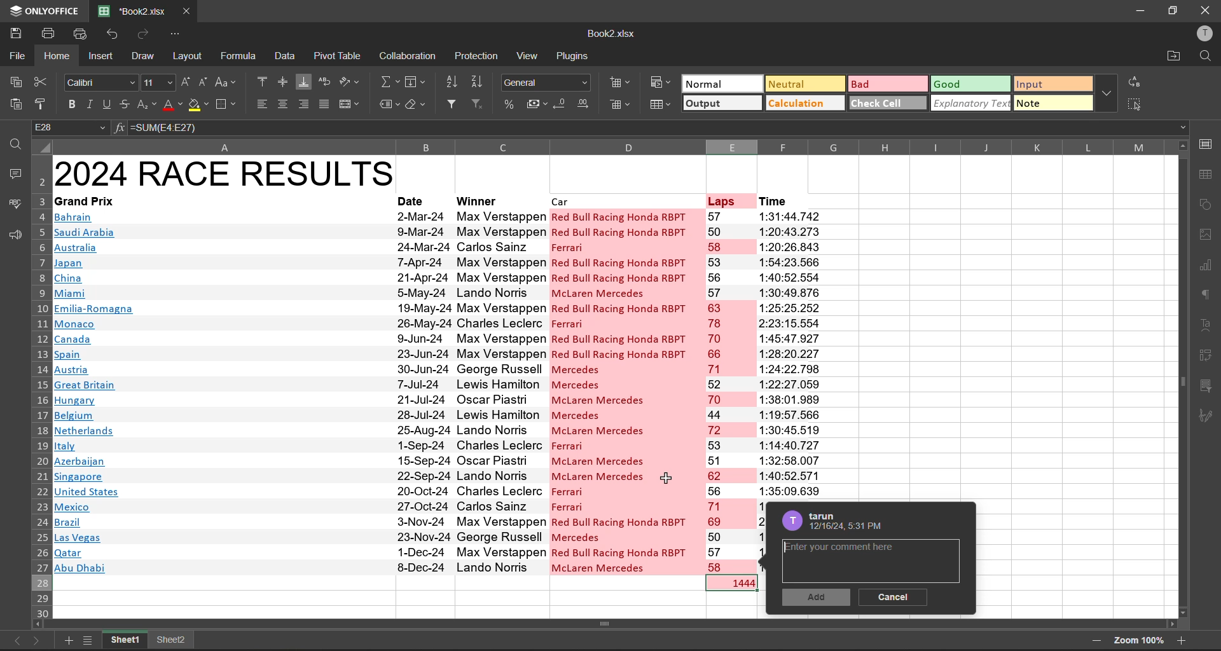  I want to click on conditional formatting, so click(661, 86).